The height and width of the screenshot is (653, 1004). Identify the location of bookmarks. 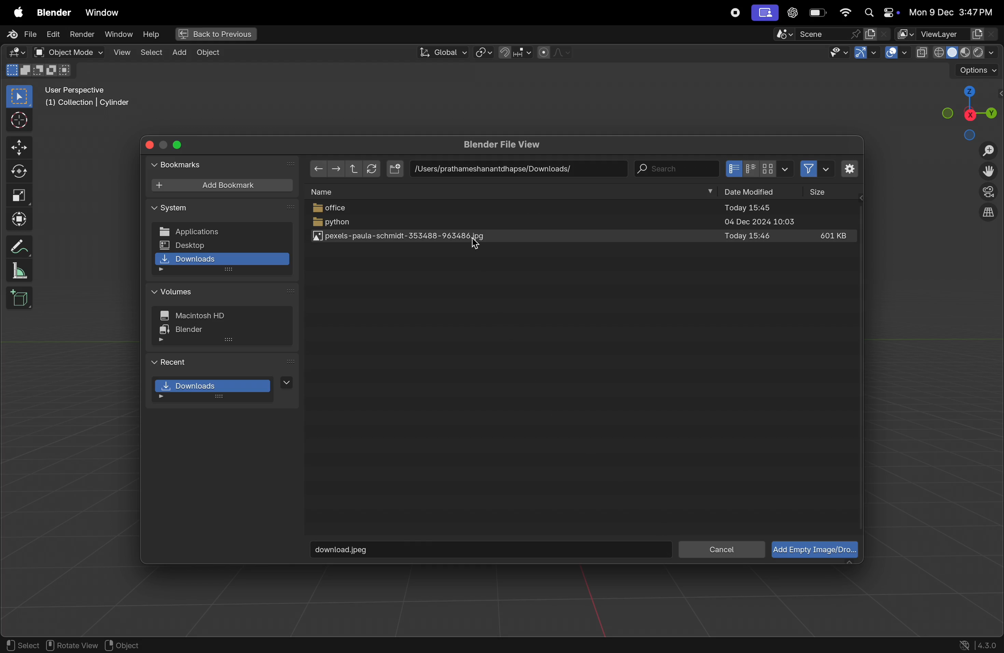
(179, 165).